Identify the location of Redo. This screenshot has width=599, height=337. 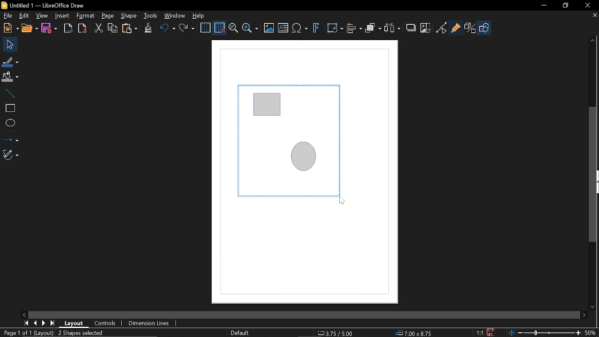
(188, 29).